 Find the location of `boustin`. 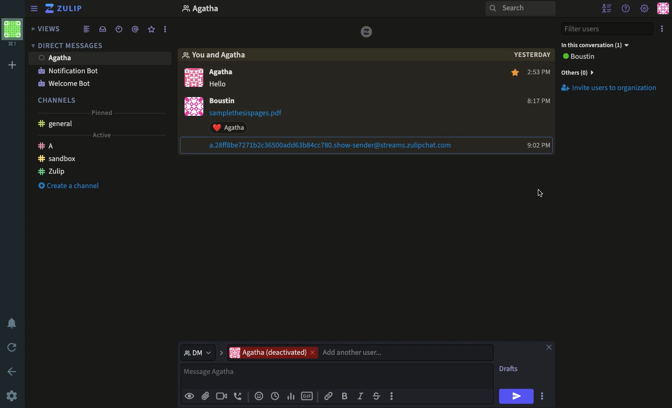

boustin is located at coordinates (579, 56).